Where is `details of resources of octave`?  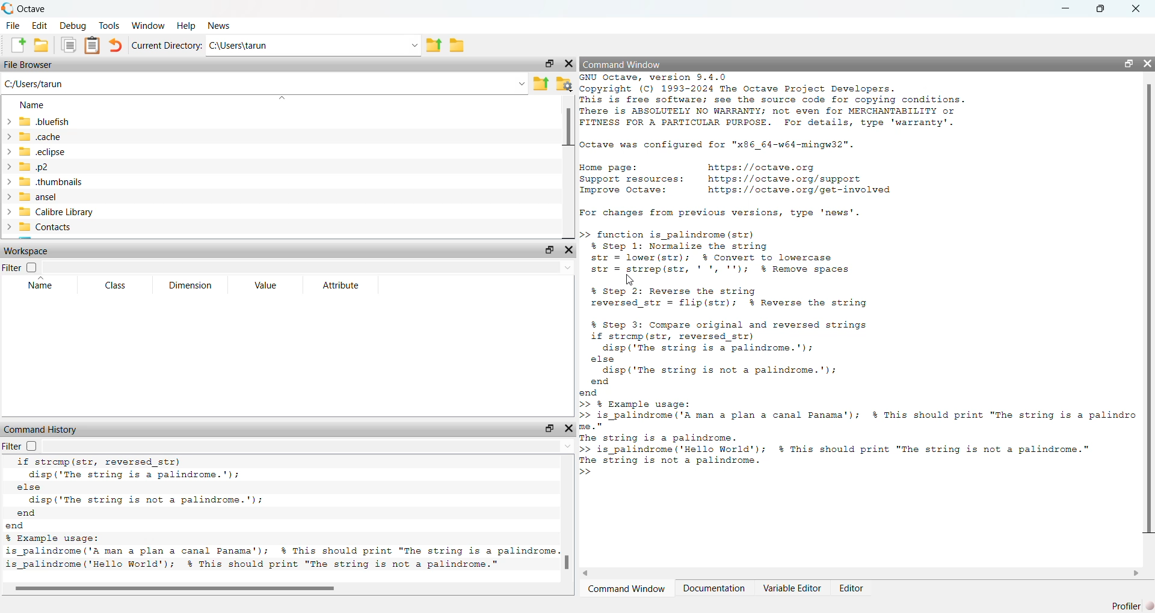
details of resources of octave is located at coordinates (740, 178).